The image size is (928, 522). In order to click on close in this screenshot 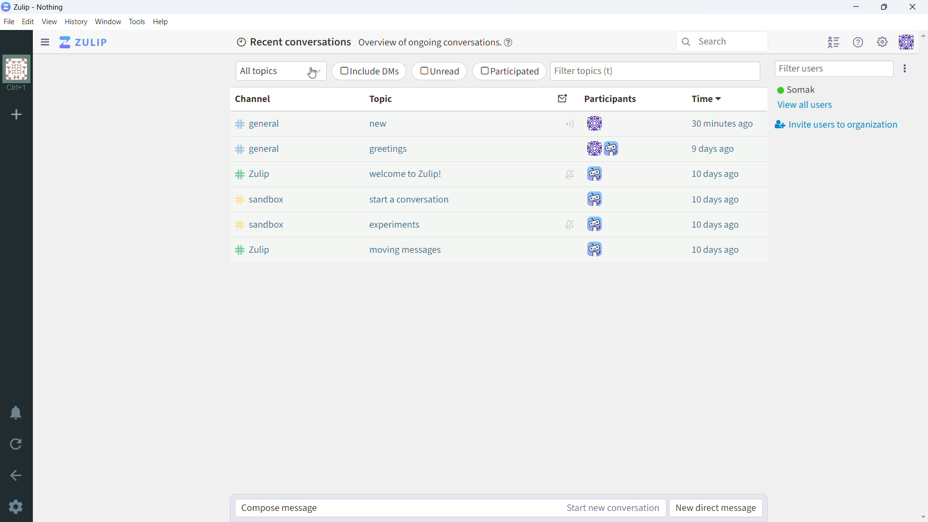, I will do `click(912, 7)`.